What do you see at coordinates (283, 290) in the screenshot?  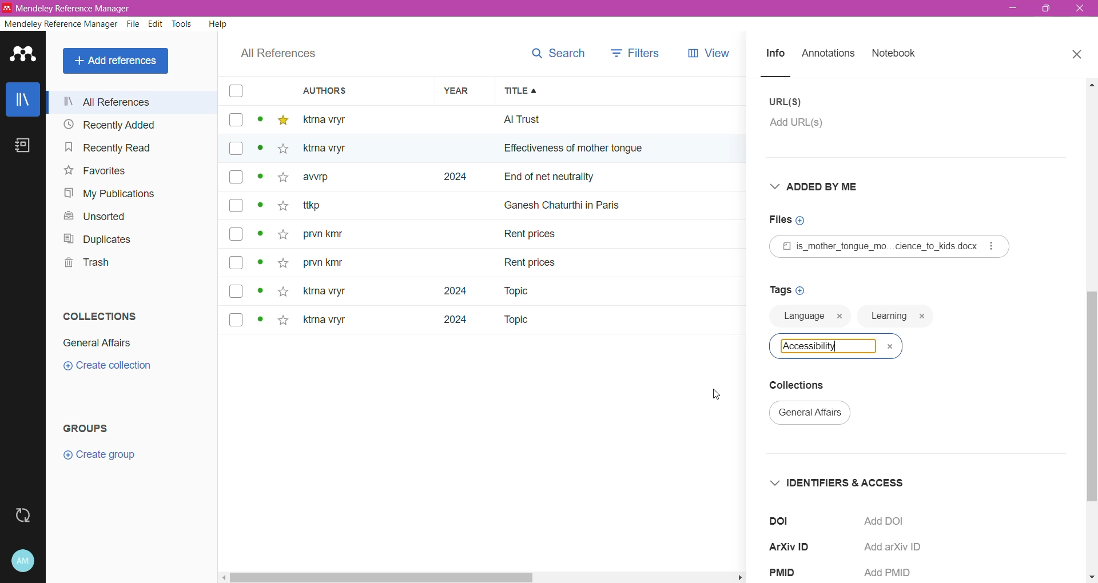 I see `star` at bounding box center [283, 290].